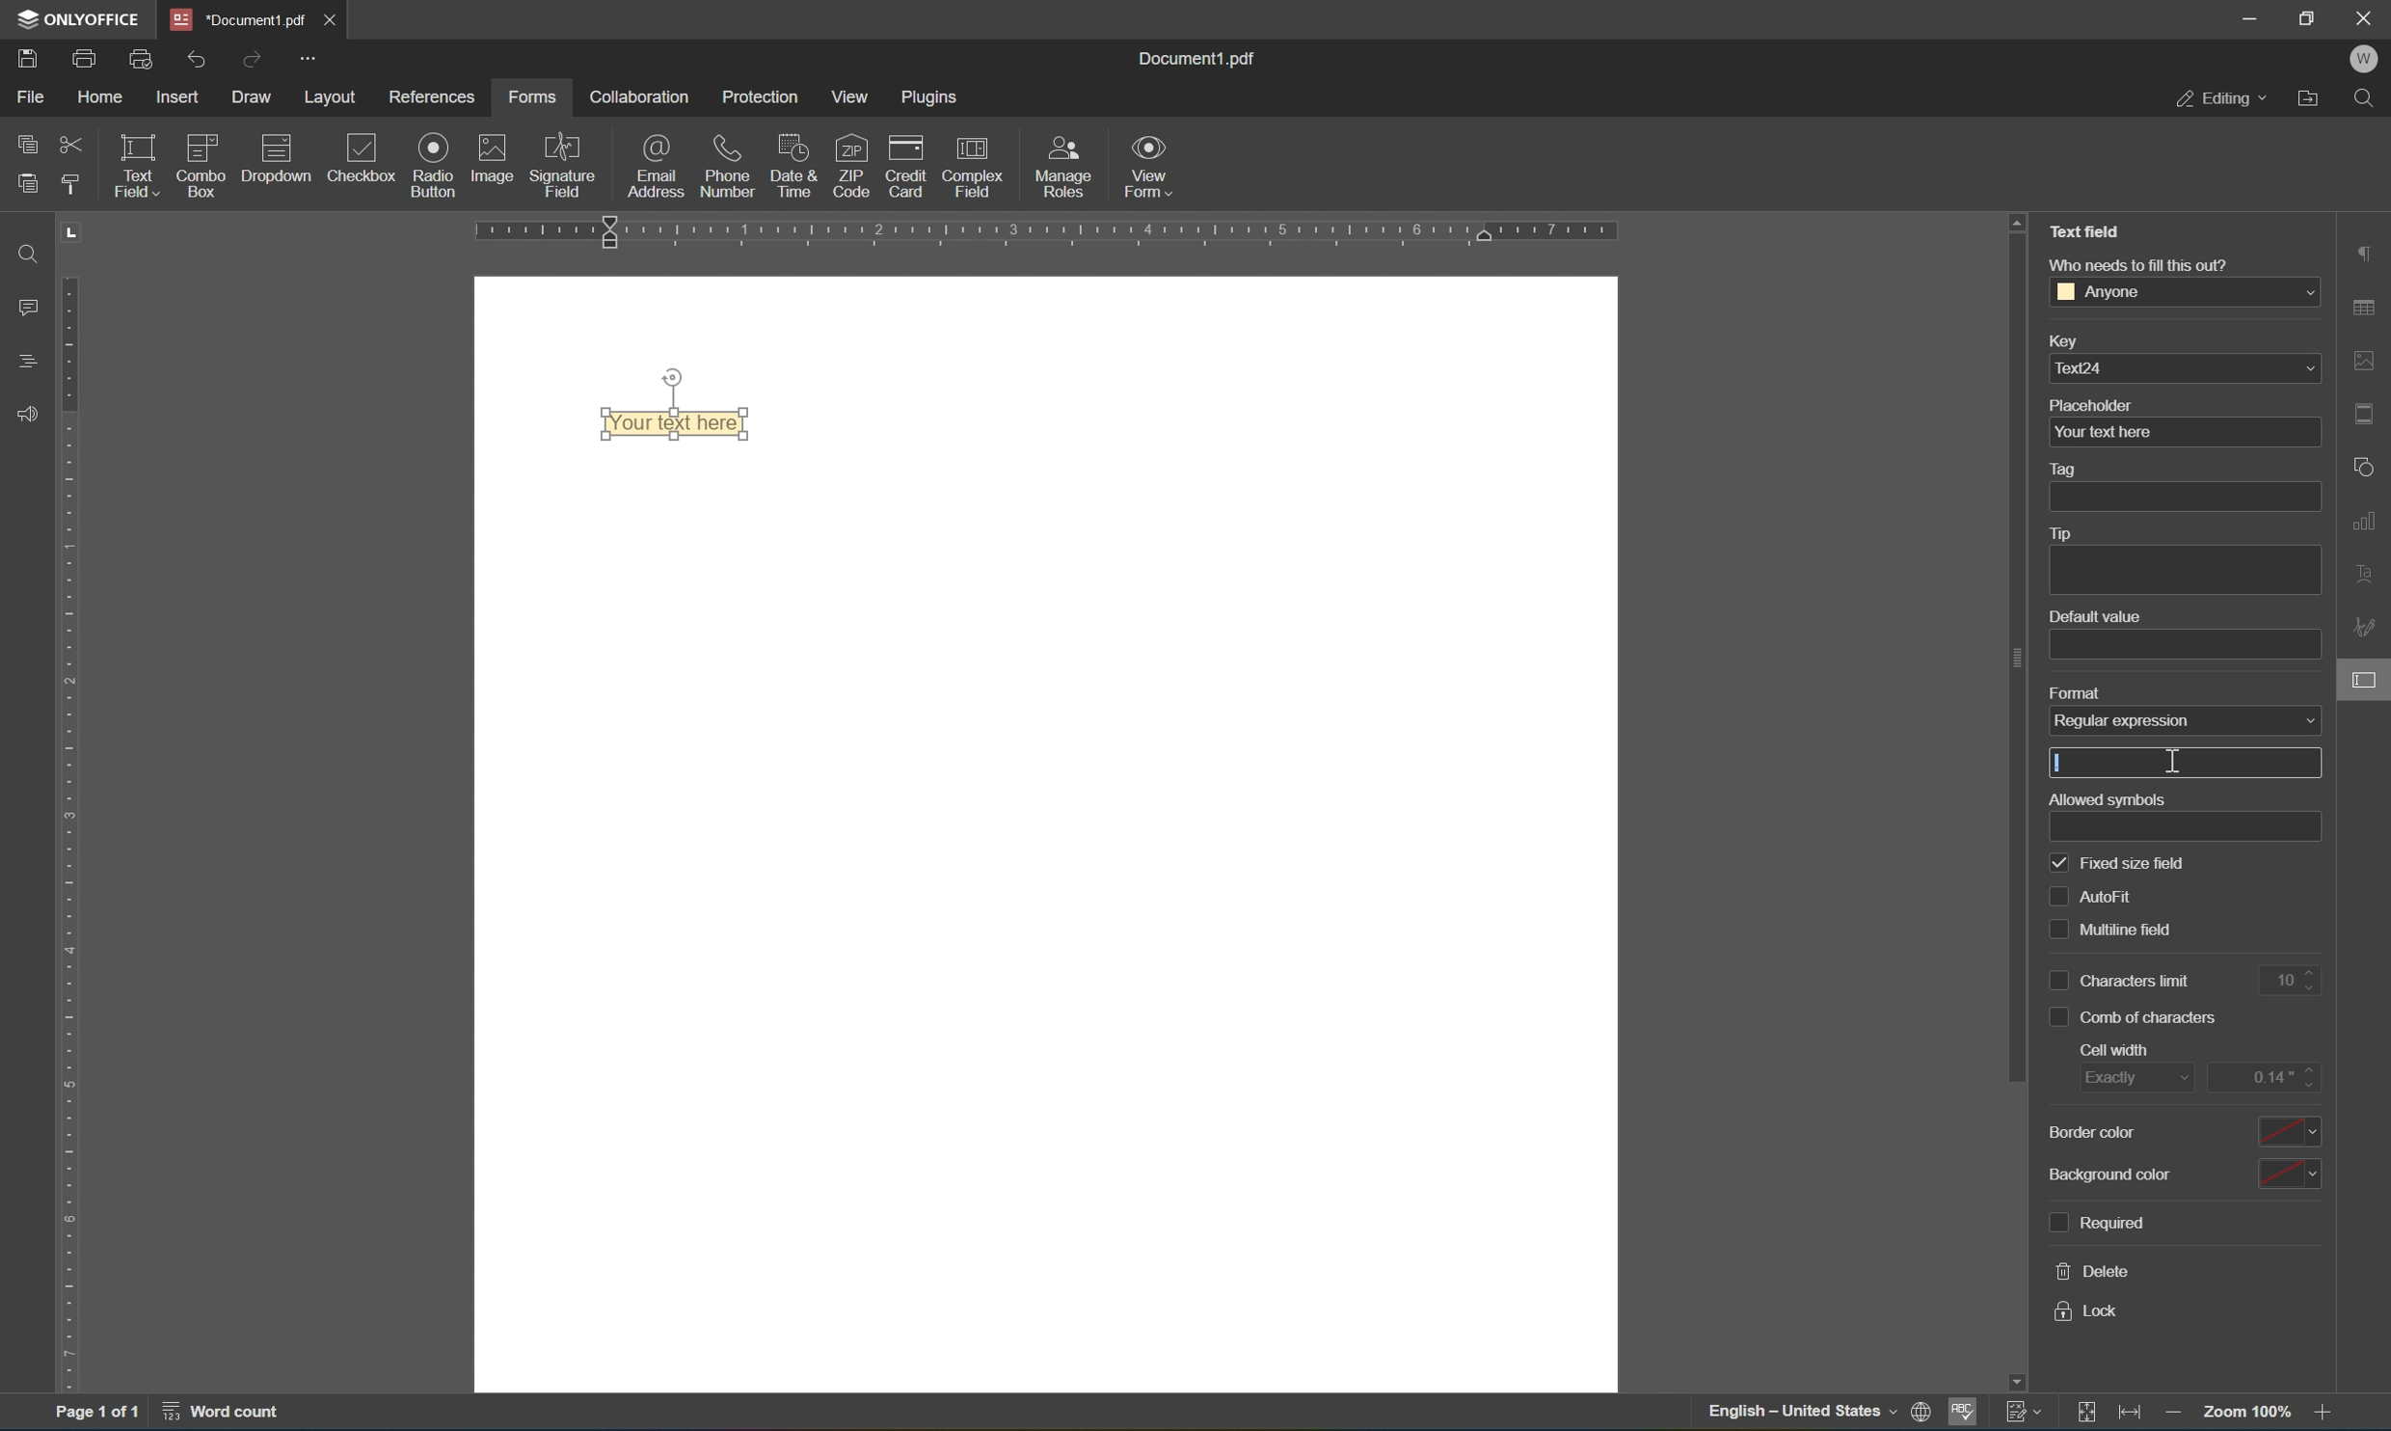  What do you see at coordinates (2026, 1411) in the screenshot?
I see `track changes` at bounding box center [2026, 1411].